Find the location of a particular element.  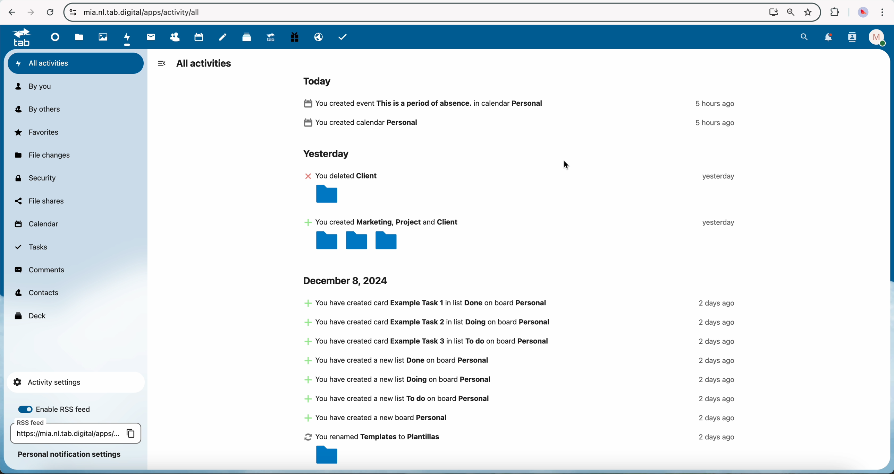

activity settings is located at coordinates (74, 382).